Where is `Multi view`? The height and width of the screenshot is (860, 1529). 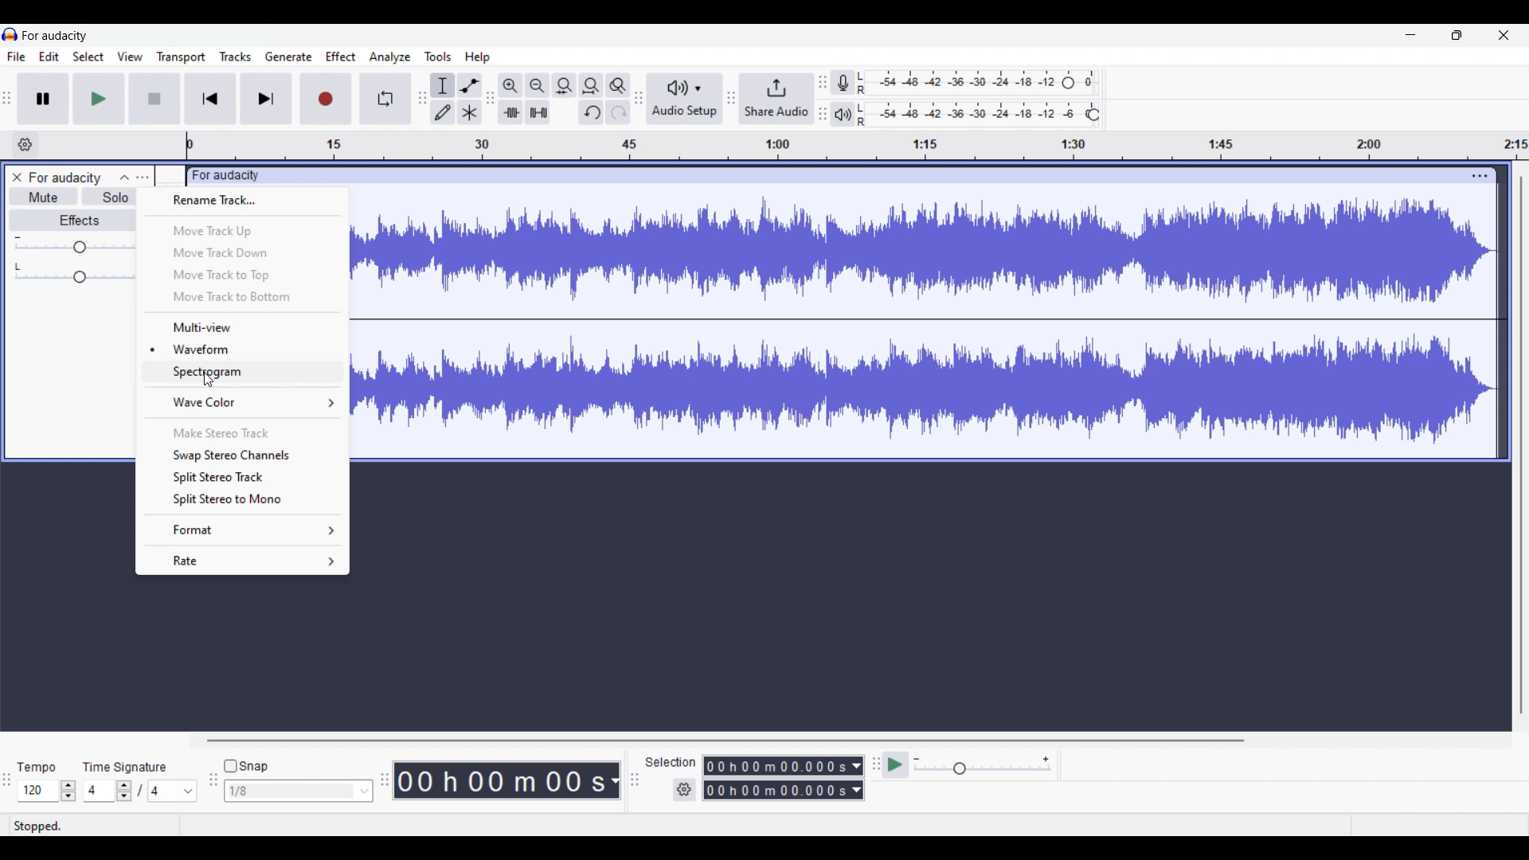
Multi view is located at coordinates (242, 326).